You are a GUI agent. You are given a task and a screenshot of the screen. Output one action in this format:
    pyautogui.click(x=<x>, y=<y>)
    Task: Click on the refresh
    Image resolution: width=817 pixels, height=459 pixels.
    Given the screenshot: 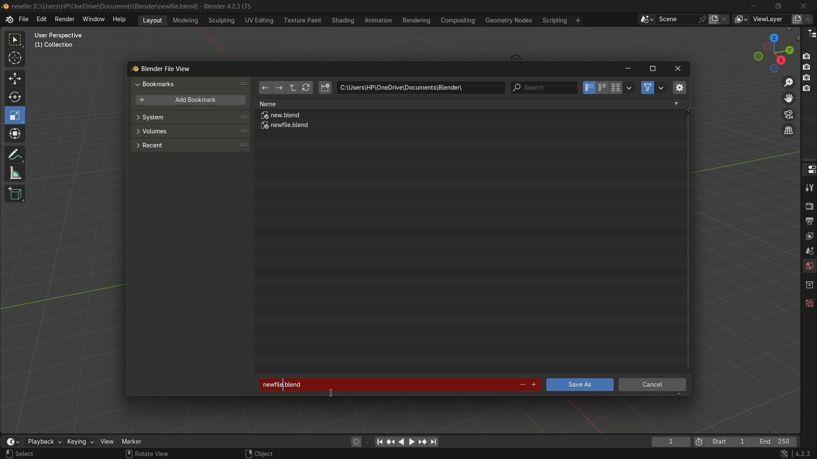 What is the action you would take?
    pyautogui.click(x=306, y=88)
    